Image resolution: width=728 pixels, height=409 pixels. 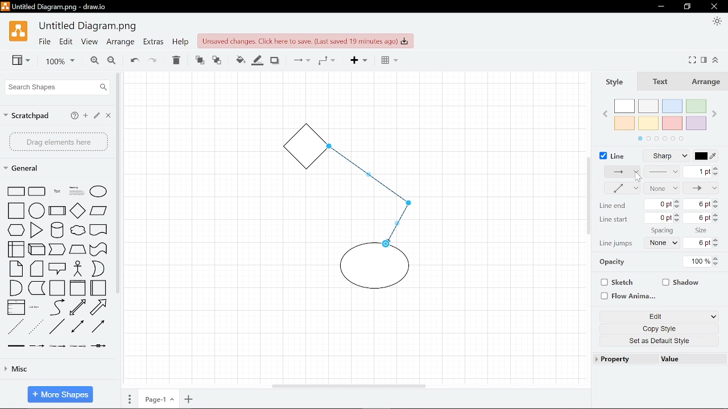 What do you see at coordinates (622, 173) in the screenshot?
I see `pattern` at bounding box center [622, 173].